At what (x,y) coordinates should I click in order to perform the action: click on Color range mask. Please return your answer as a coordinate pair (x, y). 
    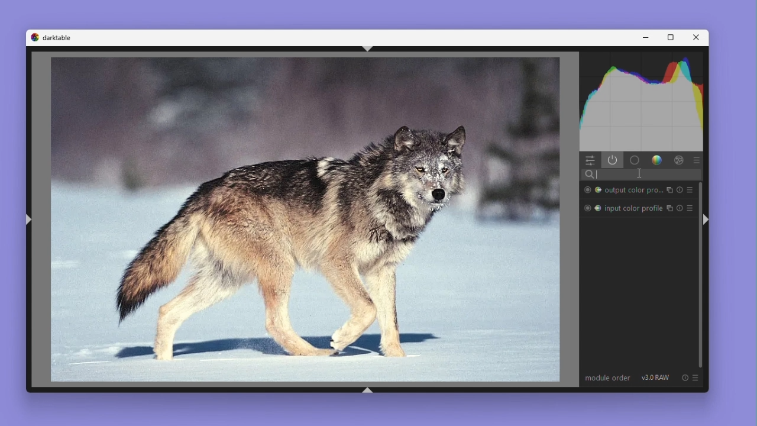
    Looking at the image, I should click on (599, 190).